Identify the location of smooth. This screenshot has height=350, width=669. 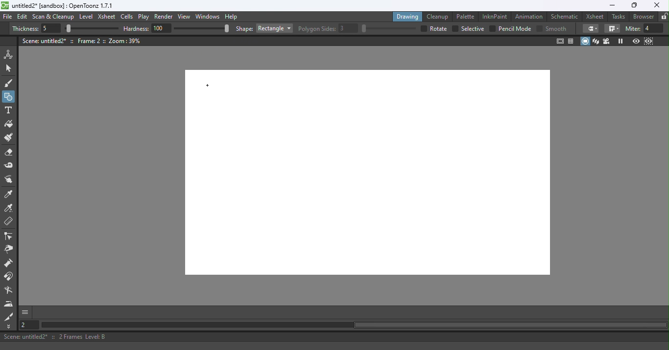
(557, 28).